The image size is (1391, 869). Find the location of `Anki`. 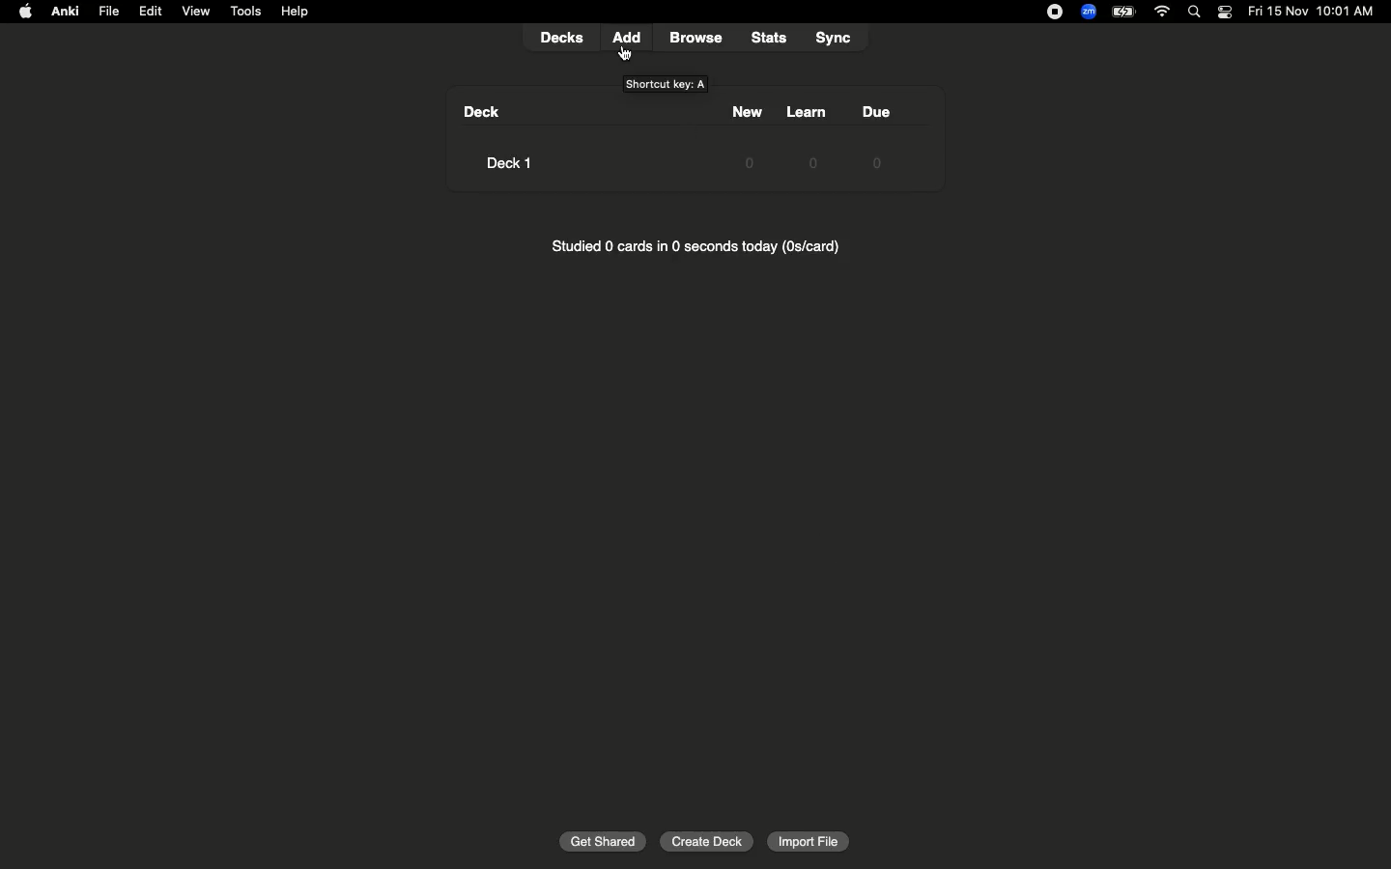

Anki is located at coordinates (64, 13).